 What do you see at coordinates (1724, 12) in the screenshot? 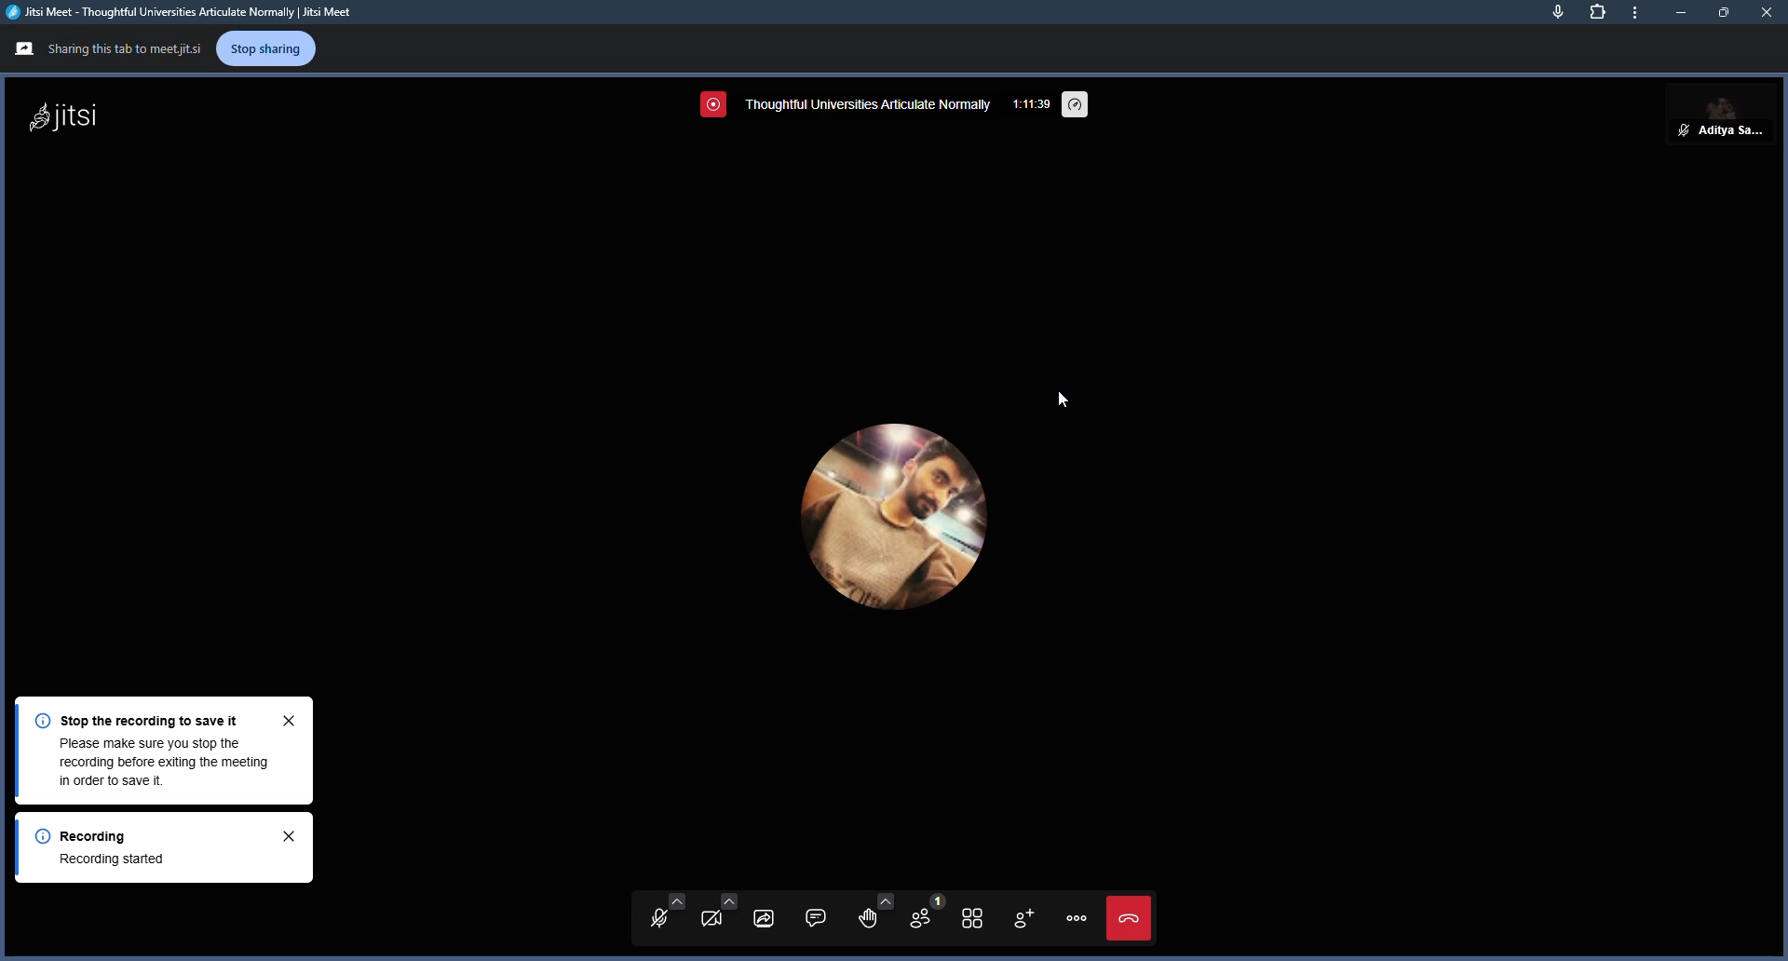
I see `maximize` at bounding box center [1724, 12].